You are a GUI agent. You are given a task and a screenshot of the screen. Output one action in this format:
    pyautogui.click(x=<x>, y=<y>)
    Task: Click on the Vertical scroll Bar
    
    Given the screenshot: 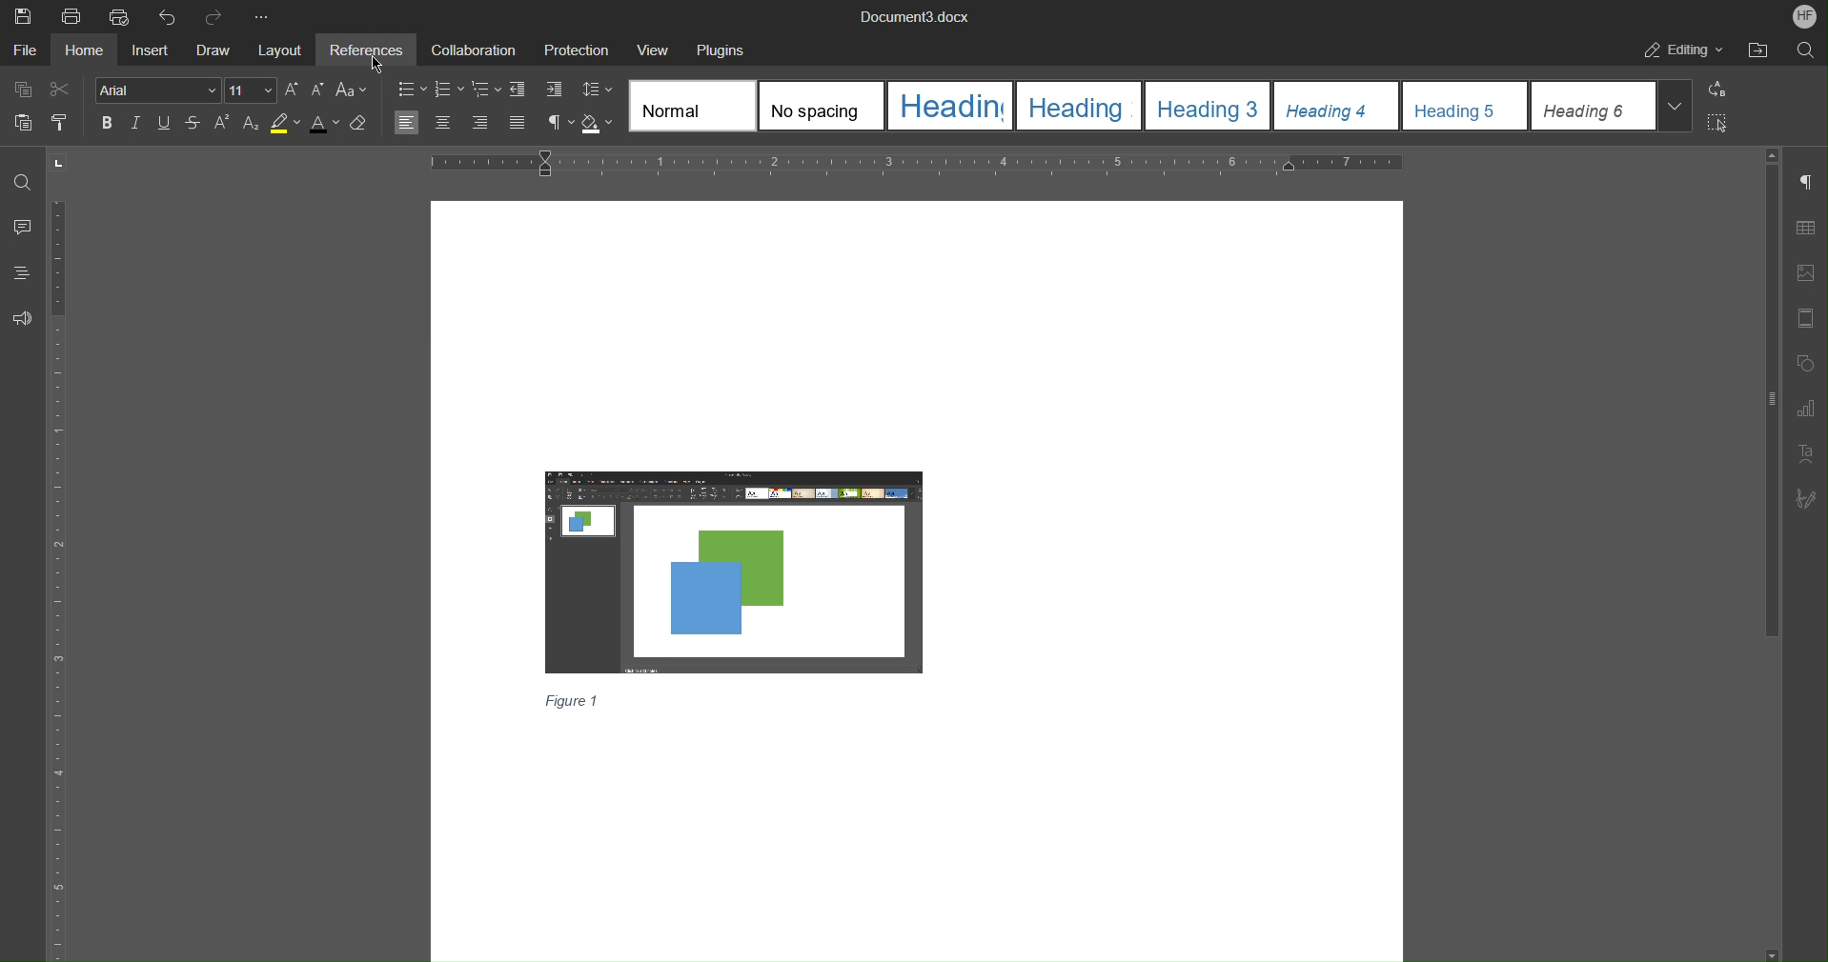 What is the action you would take?
    pyautogui.click(x=1761, y=398)
    